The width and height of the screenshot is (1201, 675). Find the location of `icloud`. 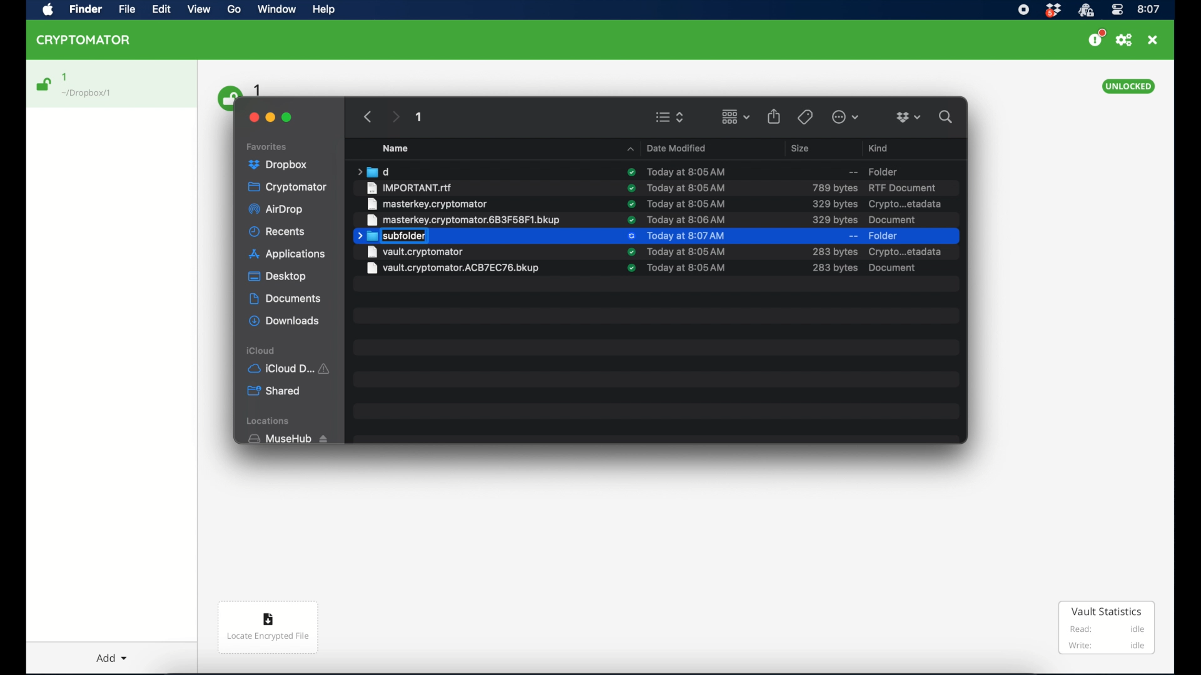

icloud is located at coordinates (261, 350).